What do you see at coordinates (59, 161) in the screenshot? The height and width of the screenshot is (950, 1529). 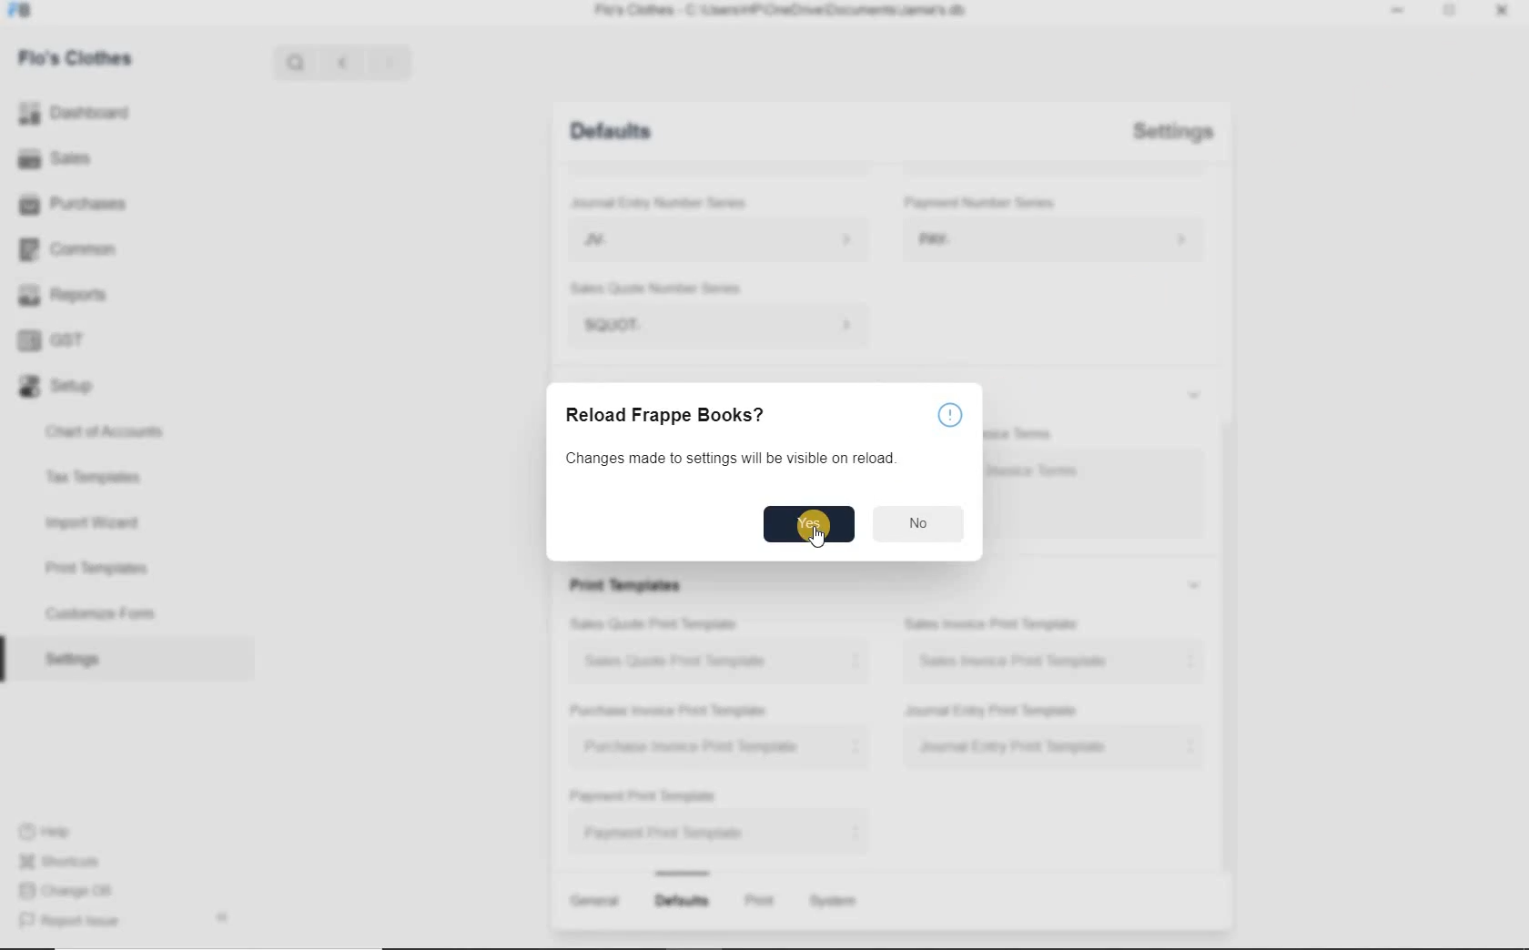 I see `Sales` at bounding box center [59, 161].